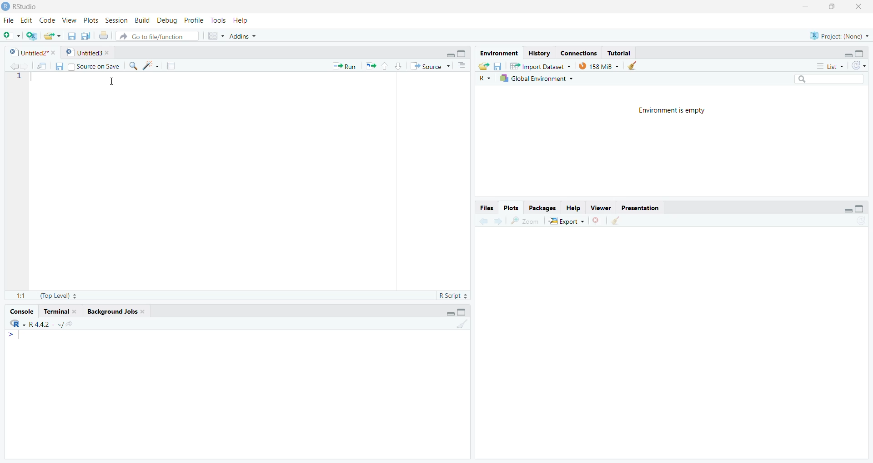  I want to click on View, so click(67, 19).